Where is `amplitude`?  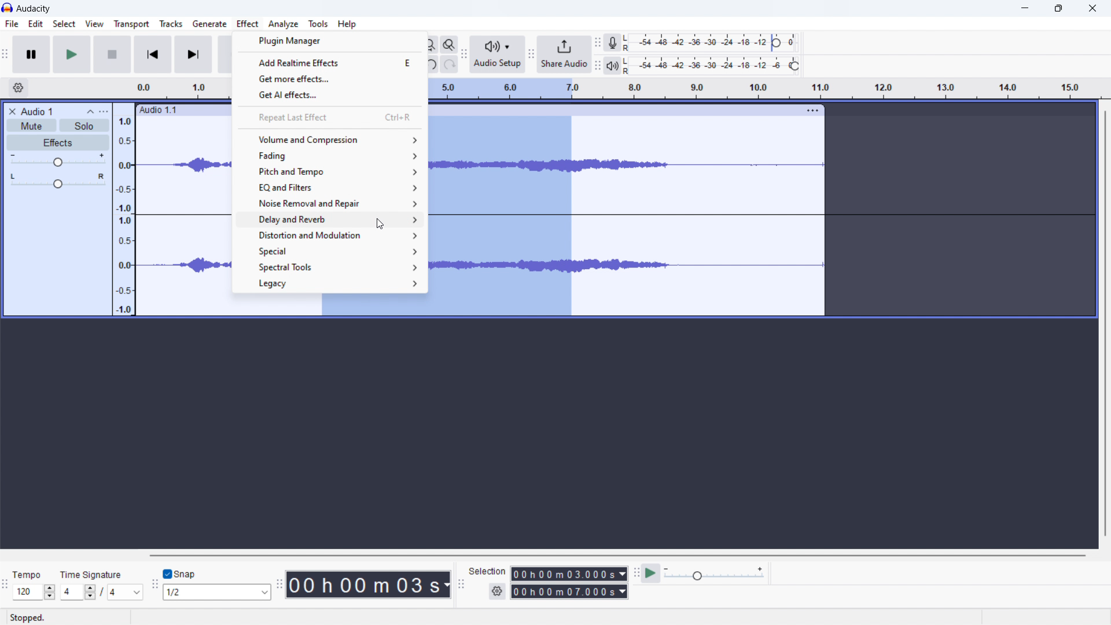 amplitude is located at coordinates (125, 216).